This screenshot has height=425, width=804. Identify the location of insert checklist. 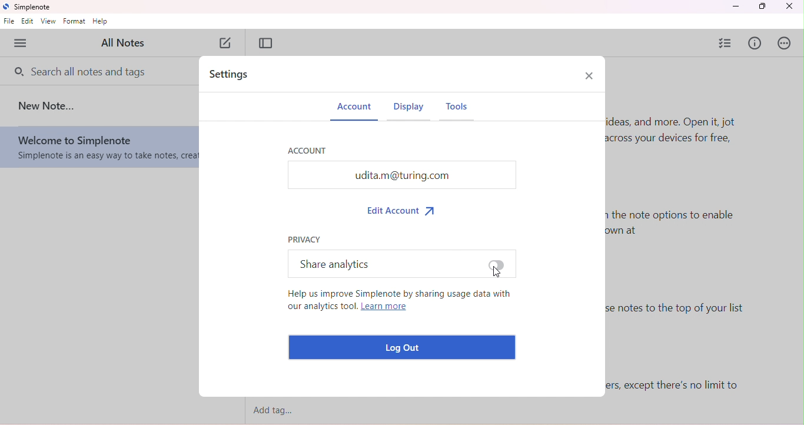
(726, 42).